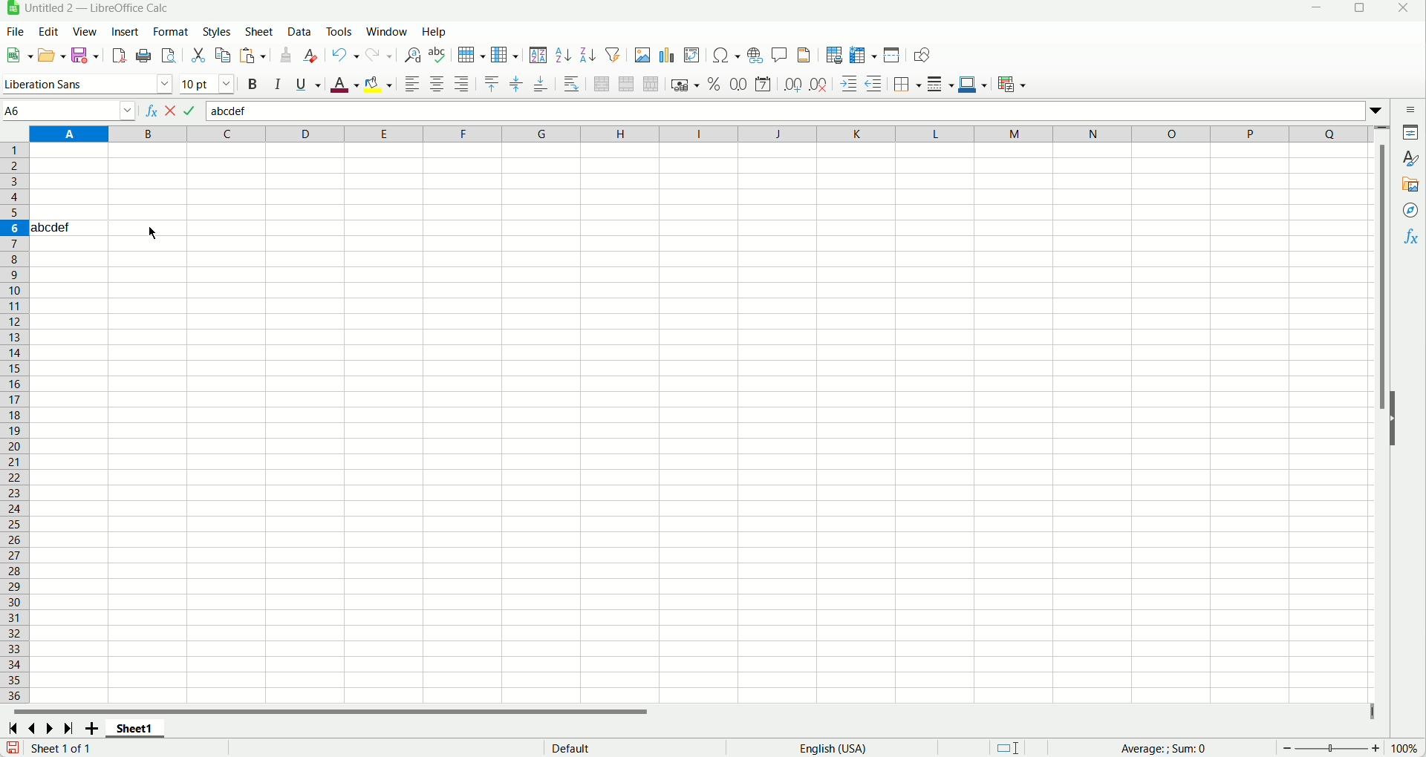 The width and height of the screenshot is (1426, 757). What do you see at coordinates (875, 83) in the screenshot?
I see `decrease indent` at bounding box center [875, 83].